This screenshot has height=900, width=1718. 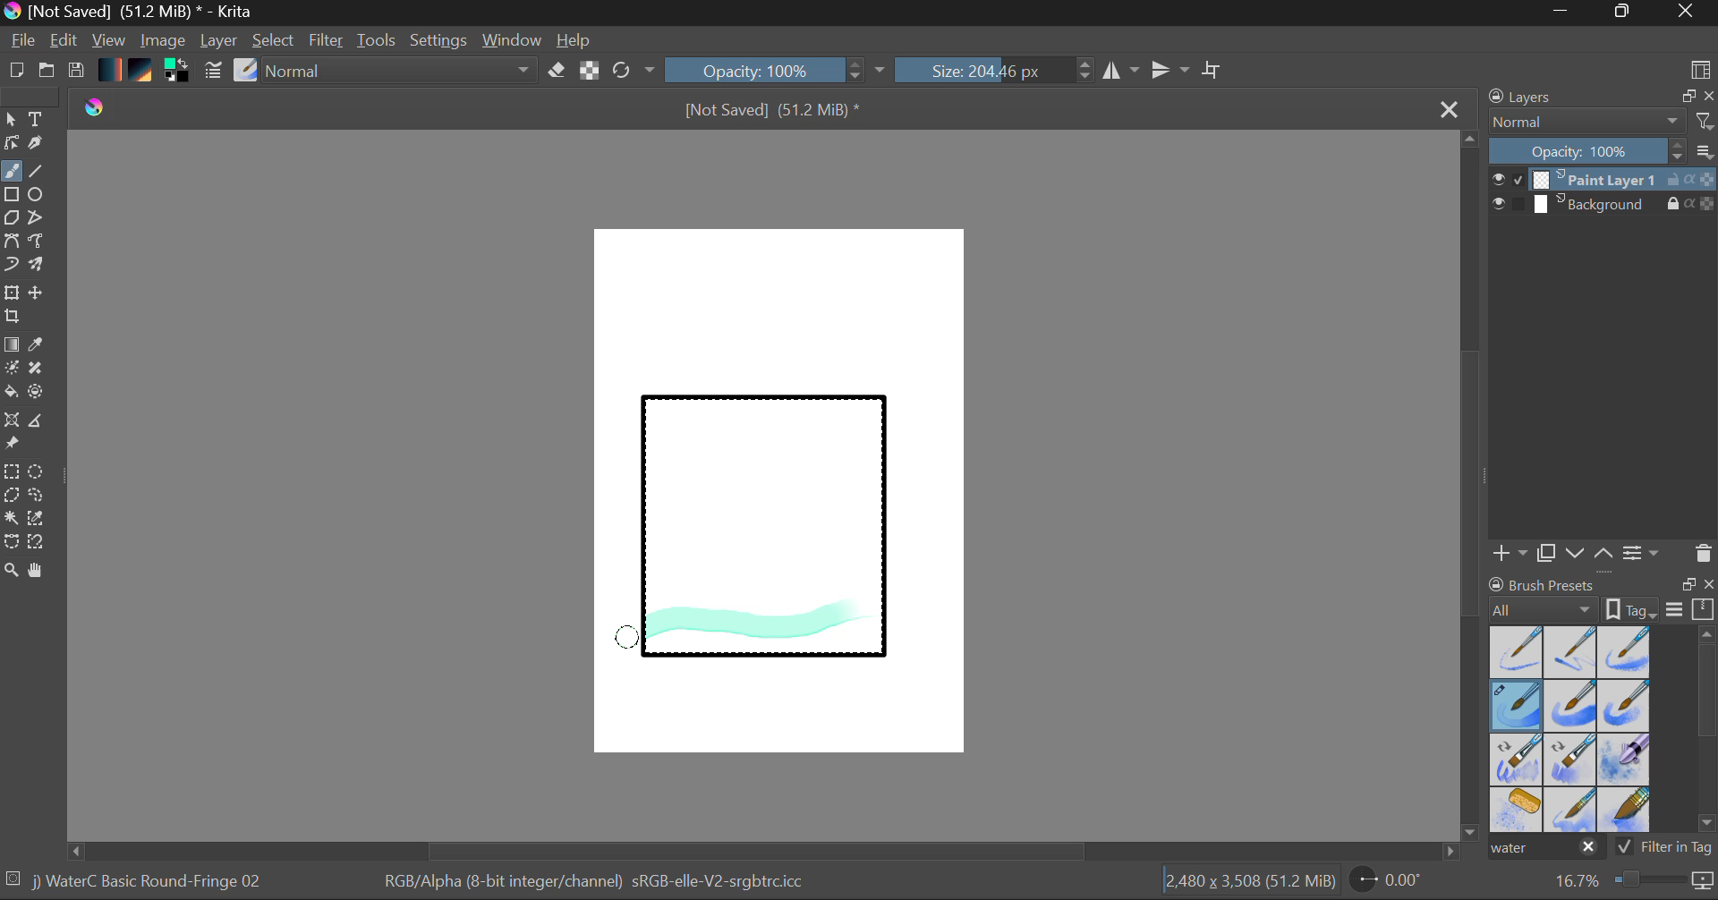 I want to click on Polygon, so click(x=11, y=218).